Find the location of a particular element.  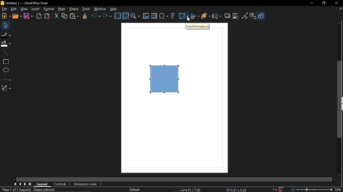

Lines and arrows is located at coordinates (6, 79).